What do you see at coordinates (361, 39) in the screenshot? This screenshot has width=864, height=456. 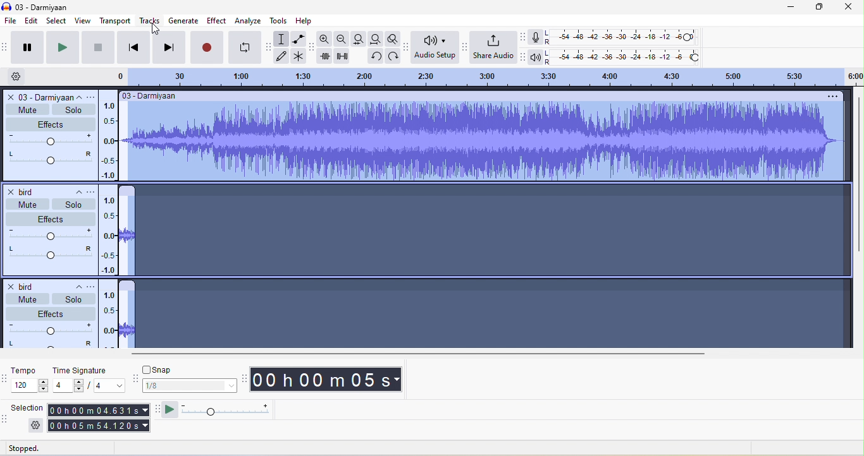 I see `file selection to width` at bounding box center [361, 39].